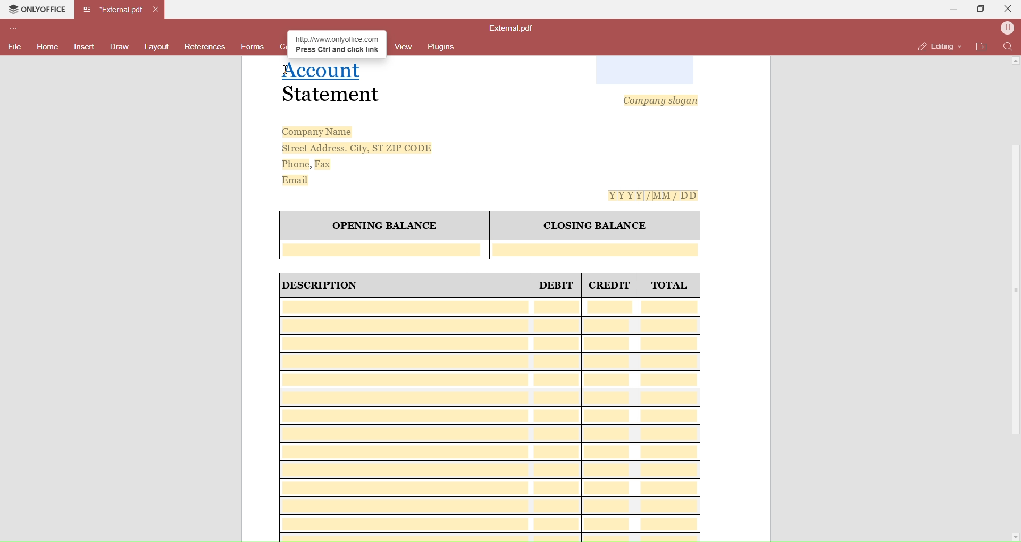  Describe the element at coordinates (308, 165) in the screenshot. I see `Phone, Fax` at that location.